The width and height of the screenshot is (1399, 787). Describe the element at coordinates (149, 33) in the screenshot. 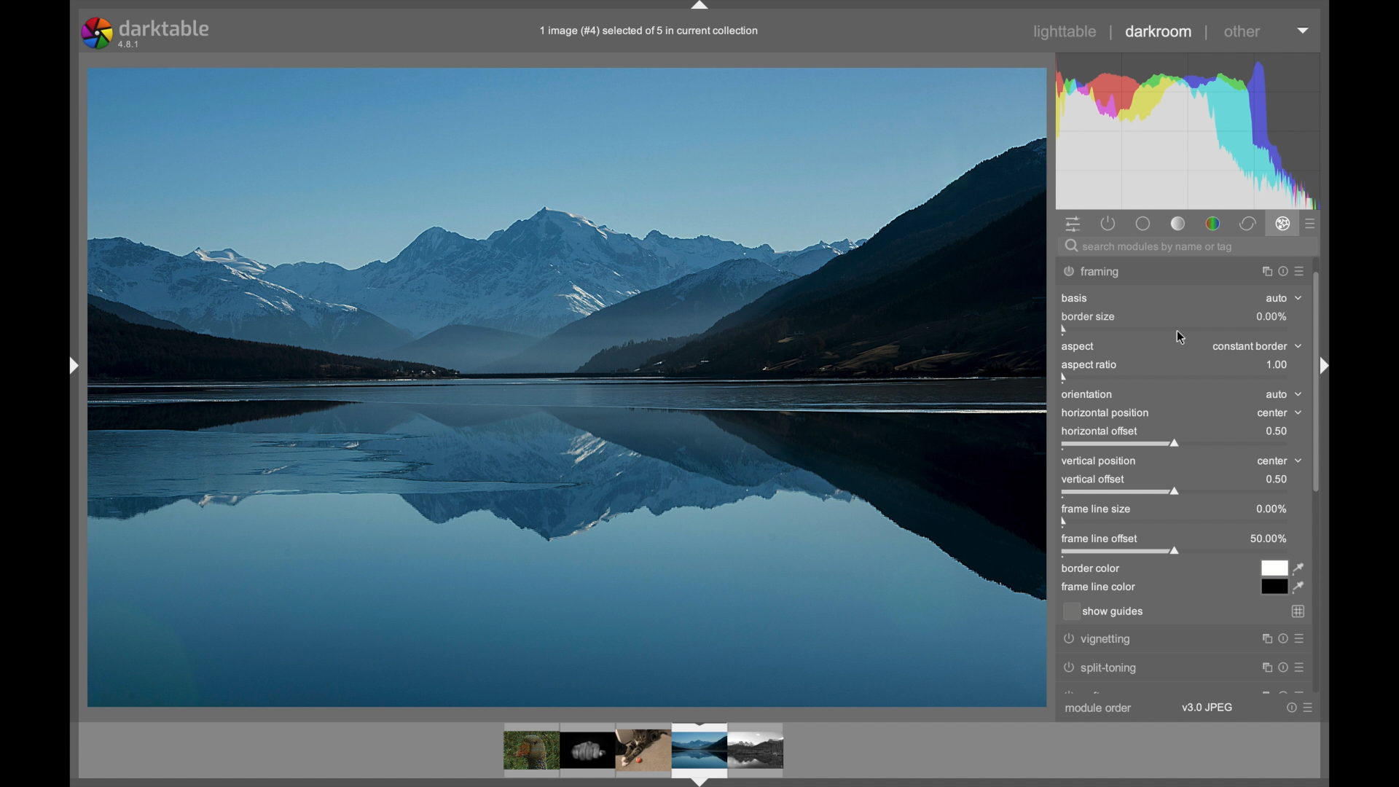

I see `darktable` at that location.